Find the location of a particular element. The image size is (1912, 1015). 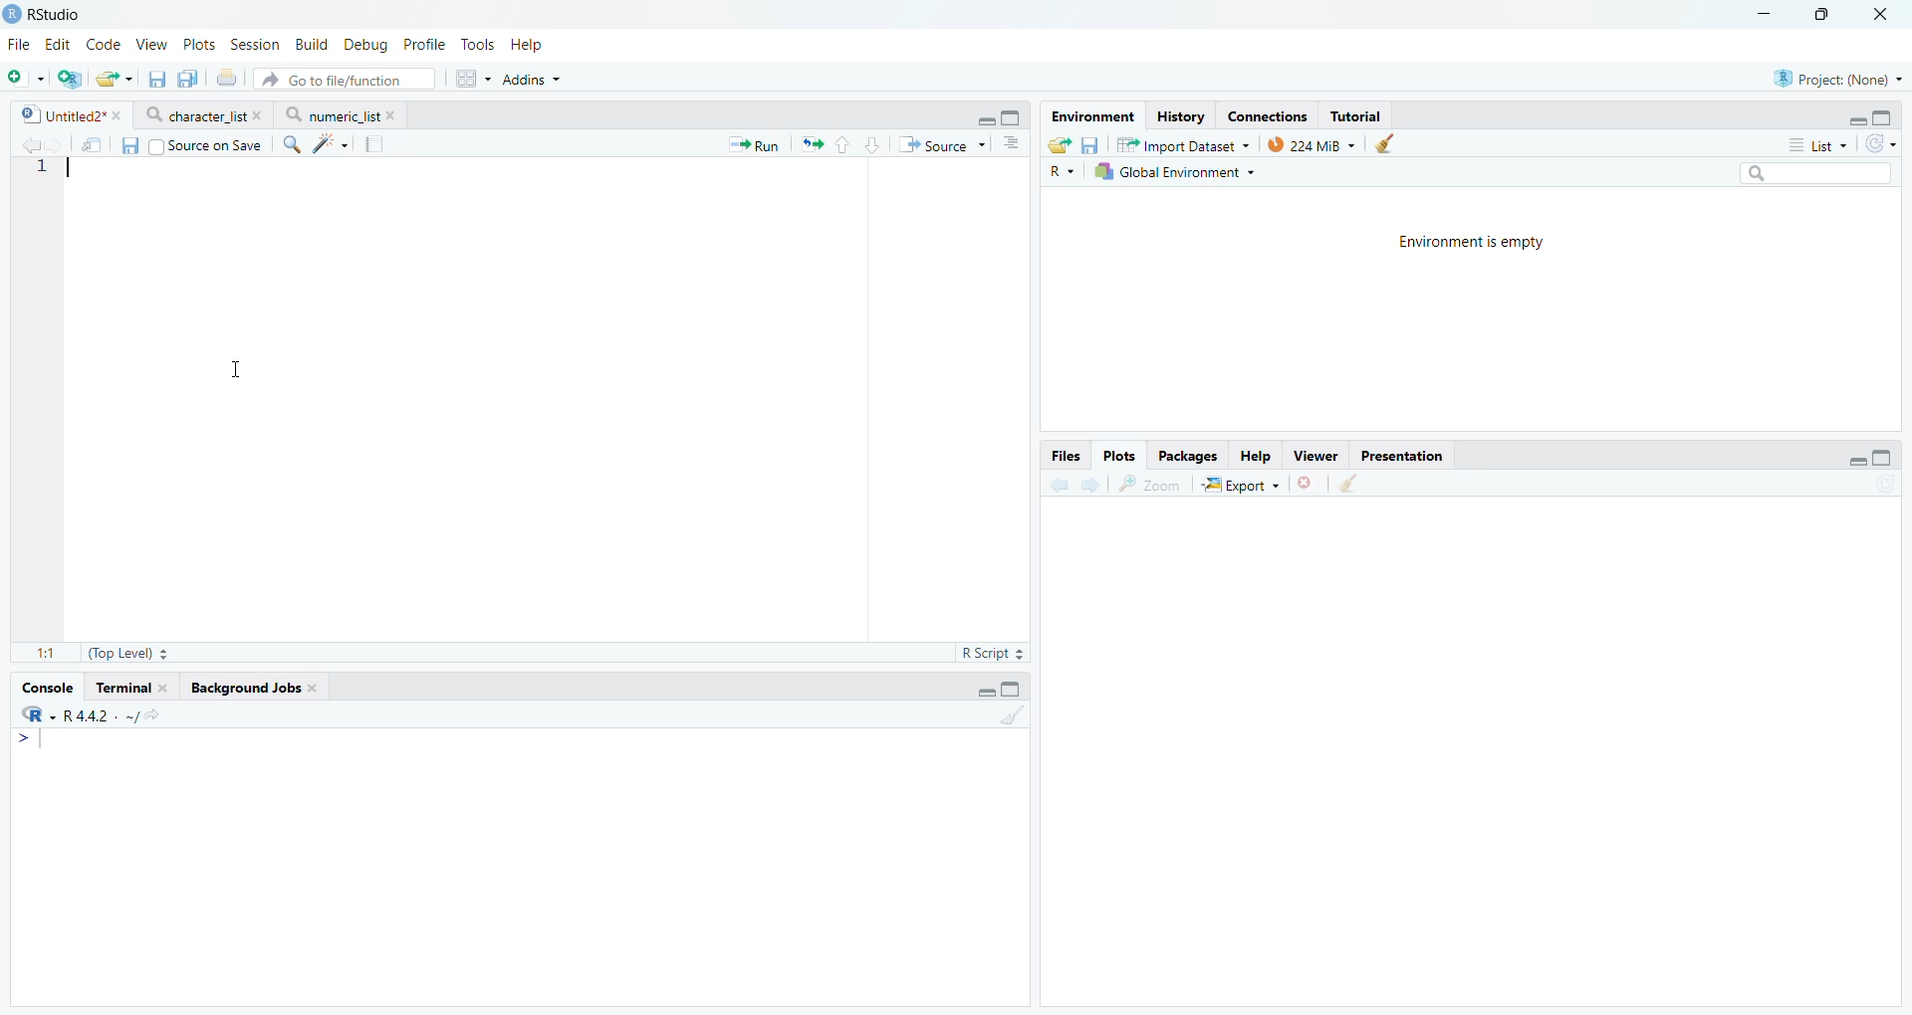

1:1 is located at coordinates (45, 652).